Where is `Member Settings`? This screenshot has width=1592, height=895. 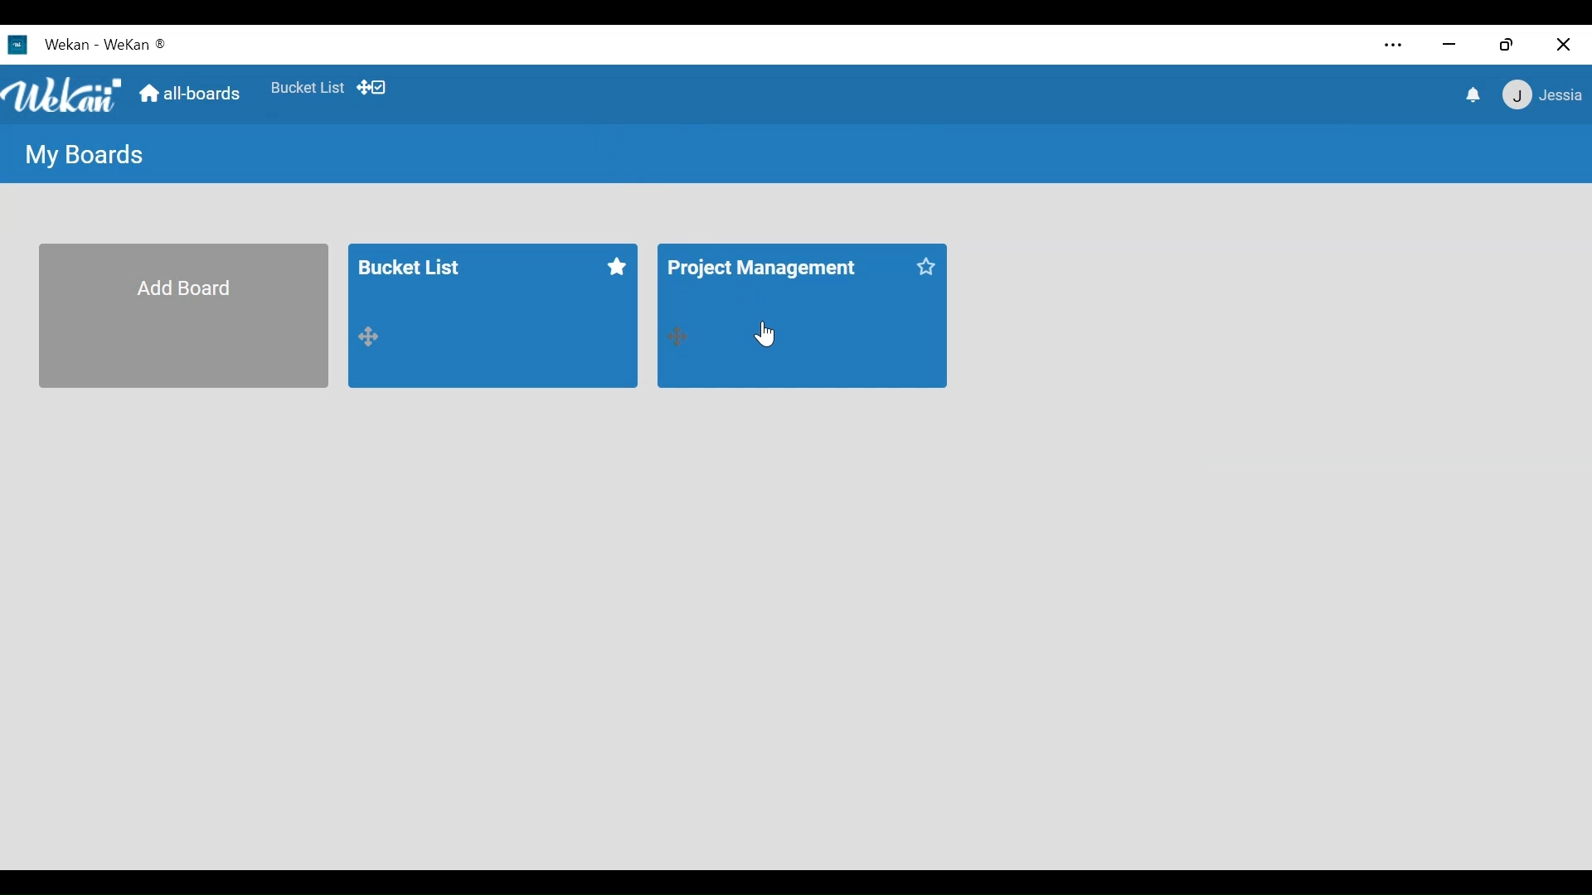 Member Settings is located at coordinates (1544, 95).